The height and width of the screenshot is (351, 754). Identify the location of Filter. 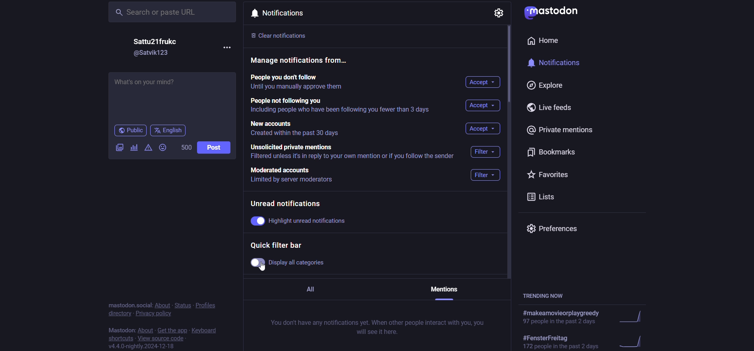
(484, 175).